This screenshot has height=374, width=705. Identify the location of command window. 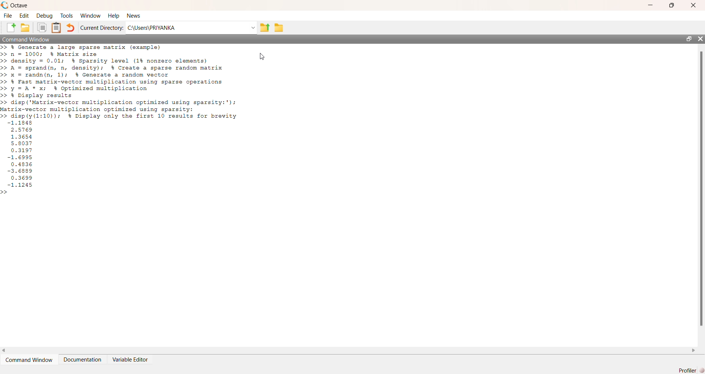
(33, 40).